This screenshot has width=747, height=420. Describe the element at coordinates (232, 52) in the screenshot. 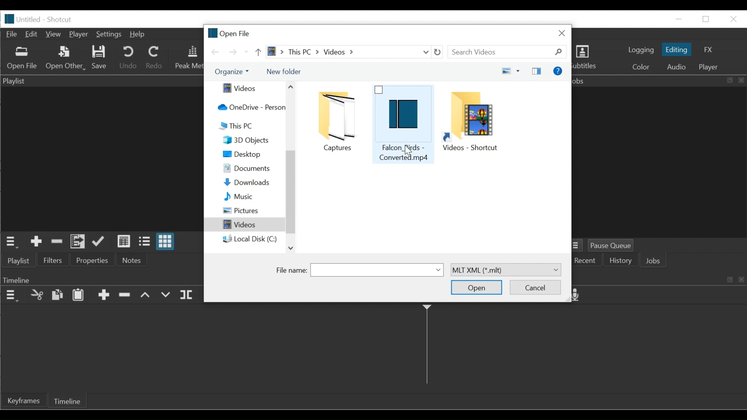

I see `Go forward` at that location.